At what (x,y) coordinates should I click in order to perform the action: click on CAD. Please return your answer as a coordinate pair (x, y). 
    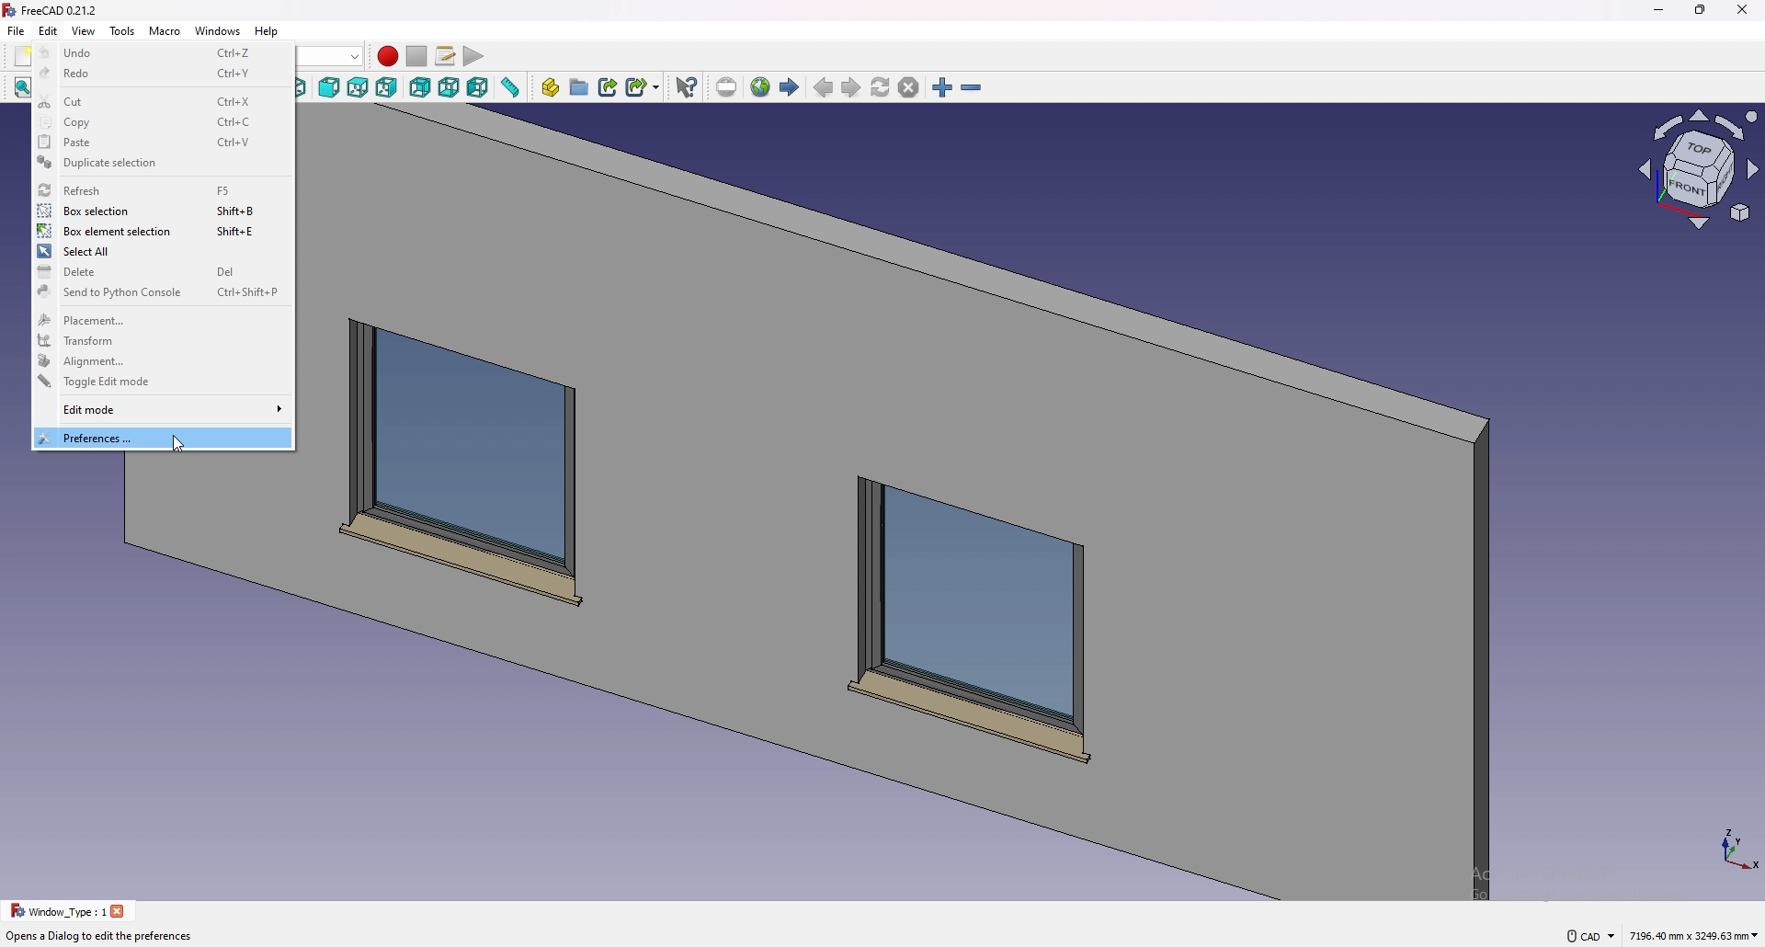
    Looking at the image, I should click on (1587, 933).